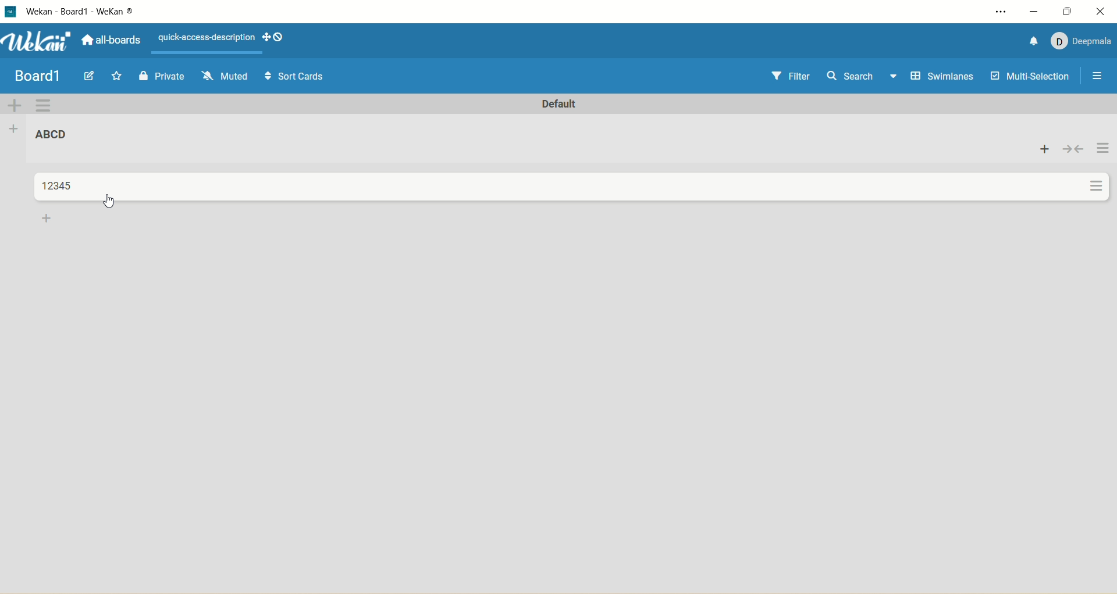 This screenshot has width=1117, height=594. Describe the element at coordinates (207, 38) in the screenshot. I see `text` at that location.